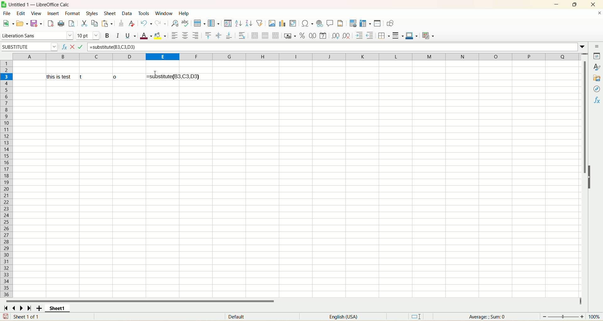 The image size is (603, 321). What do you see at coordinates (390, 23) in the screenshot?
I see `draw function` at bounding box center [390, 23].